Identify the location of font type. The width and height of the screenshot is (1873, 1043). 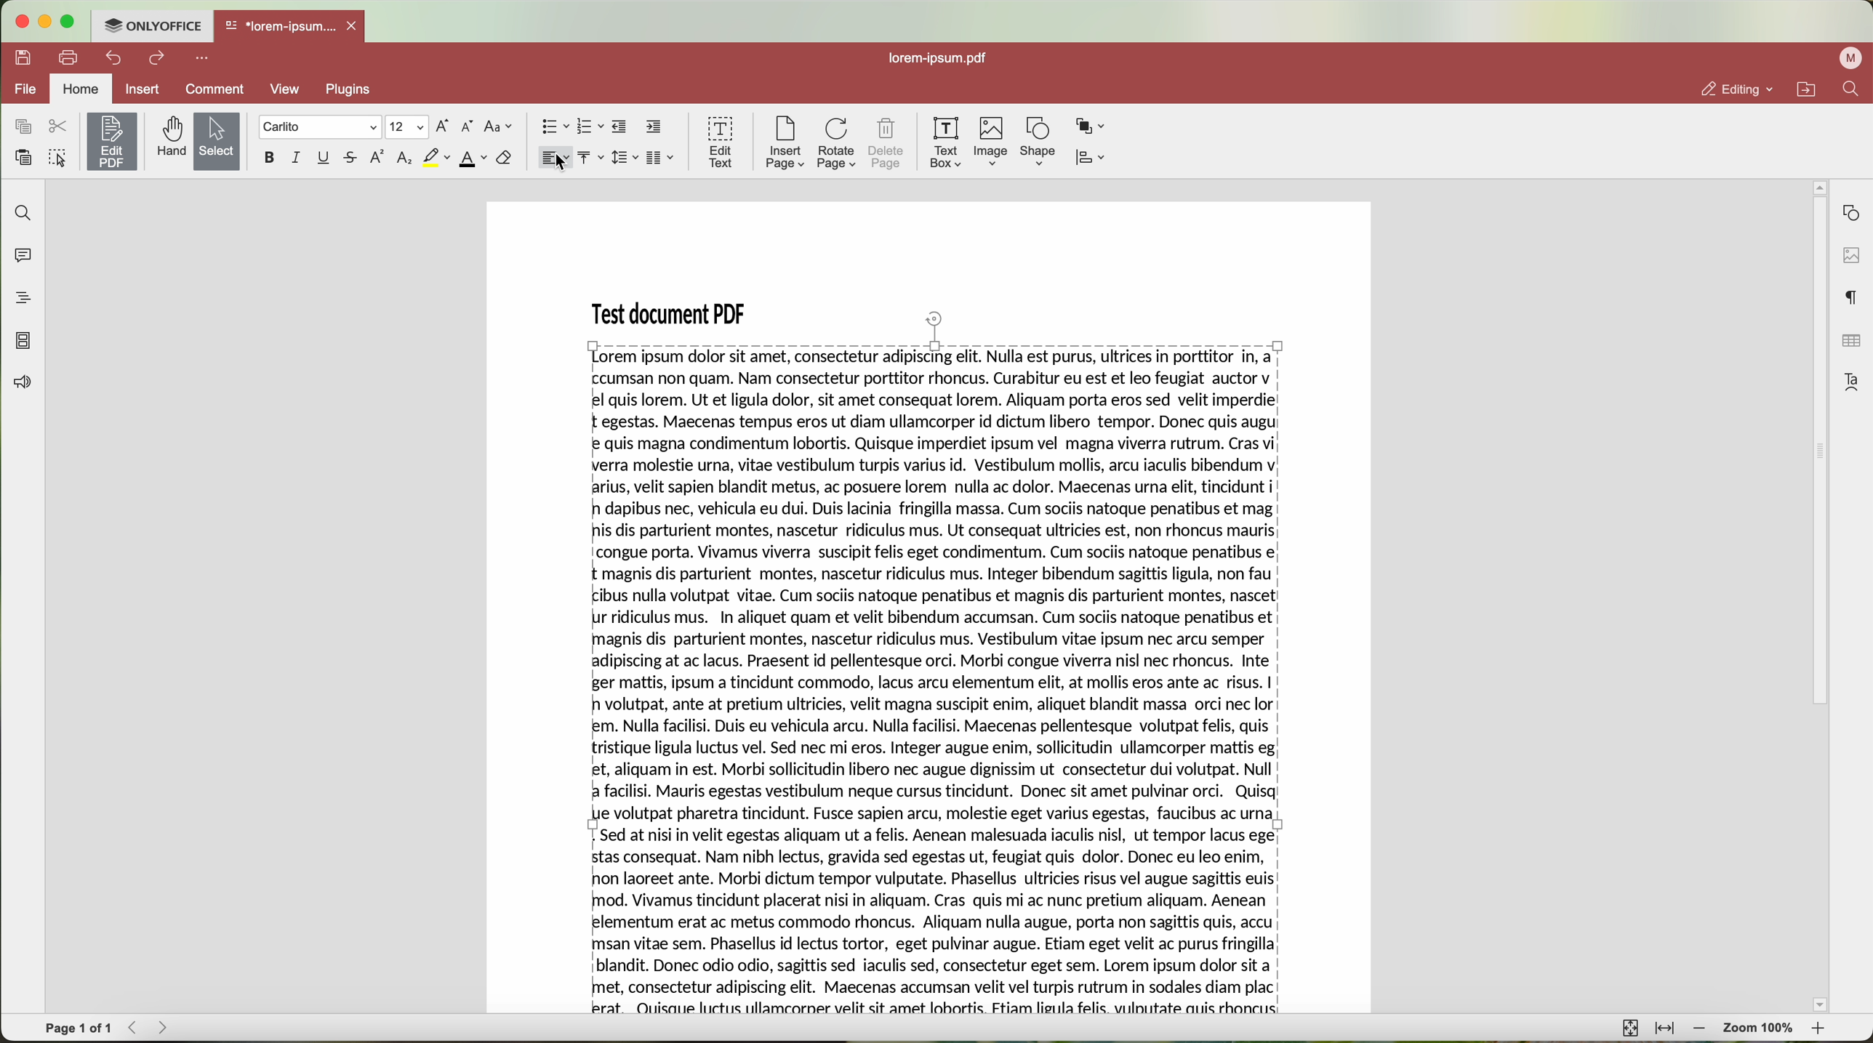
(319, 127).